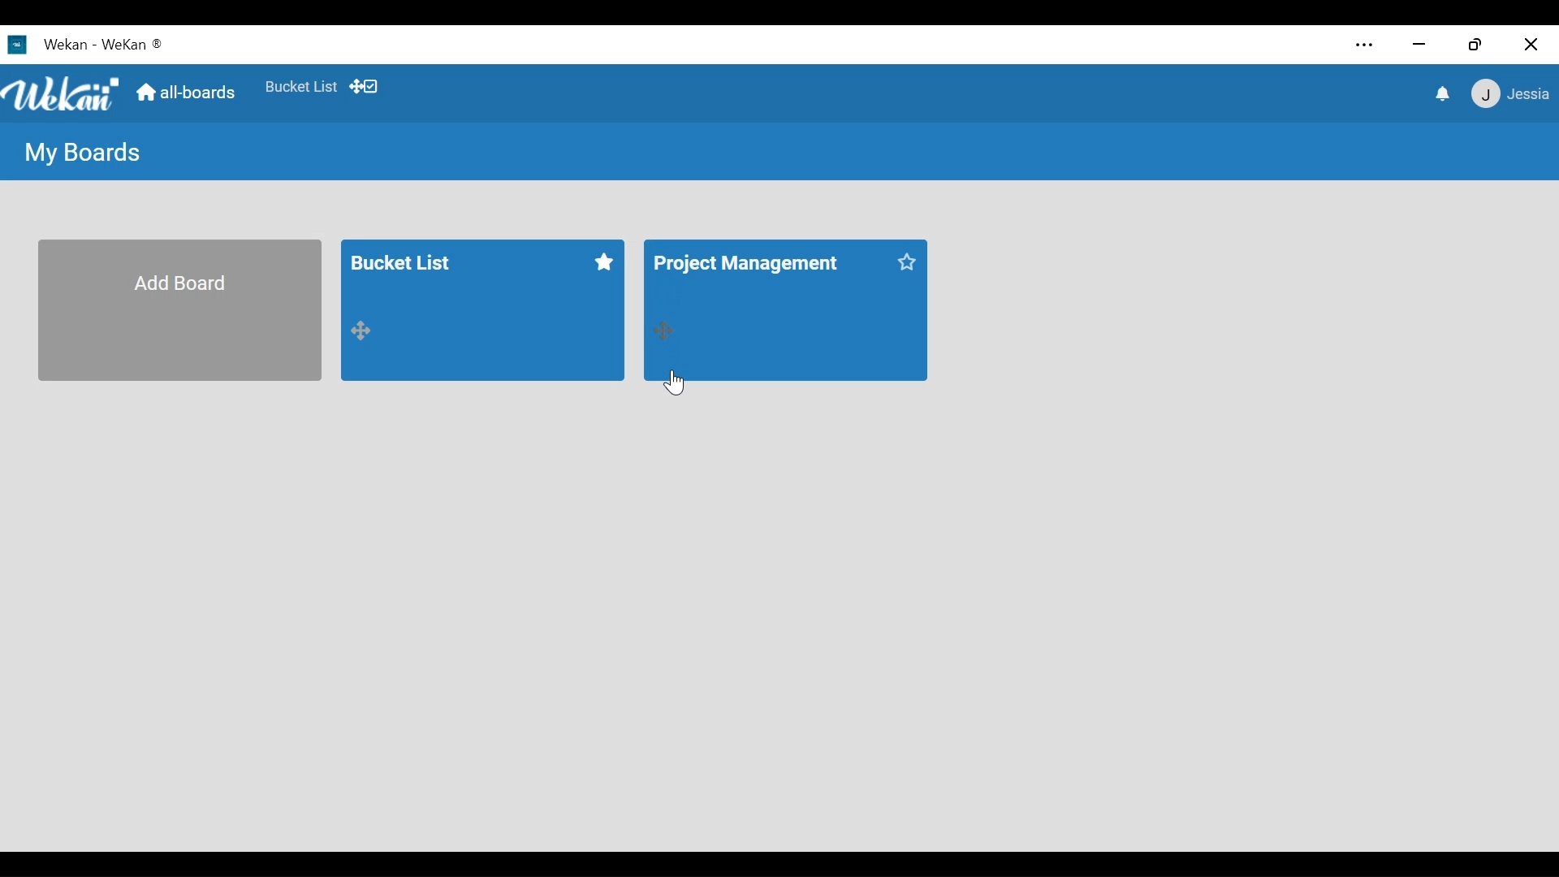 This screenshot has width=1559, height=877. I want to click on close, so click(1534, 45).